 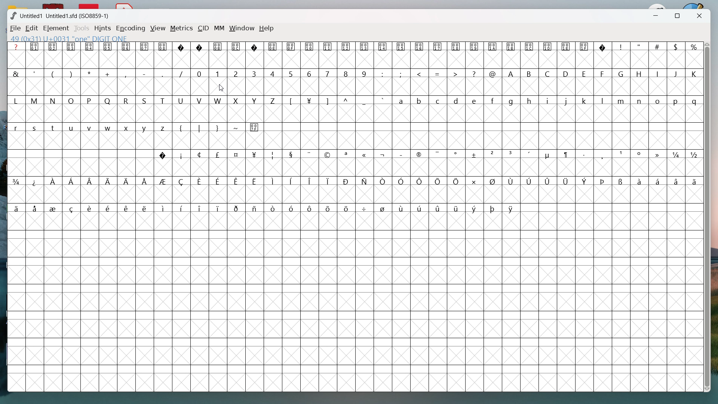 What do you see at coordinates (421, 181) in the screenshot?
I see `symbol` at bounding box center [421, 181].